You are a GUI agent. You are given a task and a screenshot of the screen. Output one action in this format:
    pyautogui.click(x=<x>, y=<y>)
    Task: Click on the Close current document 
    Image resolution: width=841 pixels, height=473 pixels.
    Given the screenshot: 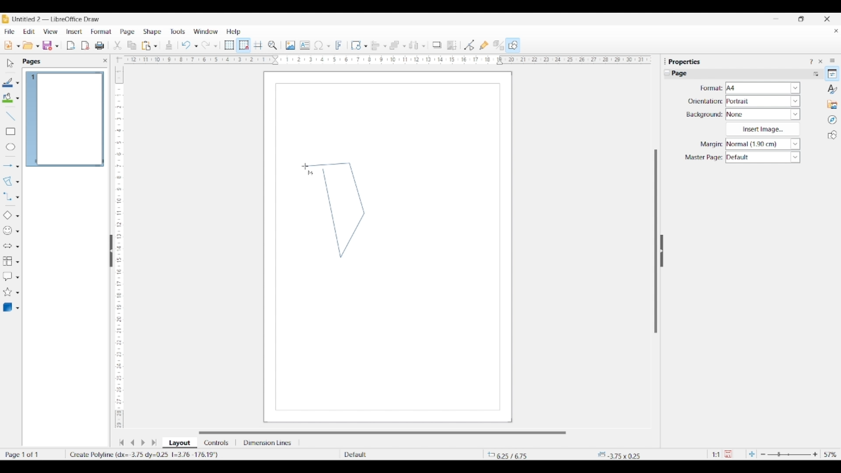 What is the action you would take?
    pyautogui.click(x=836, y=31)
    